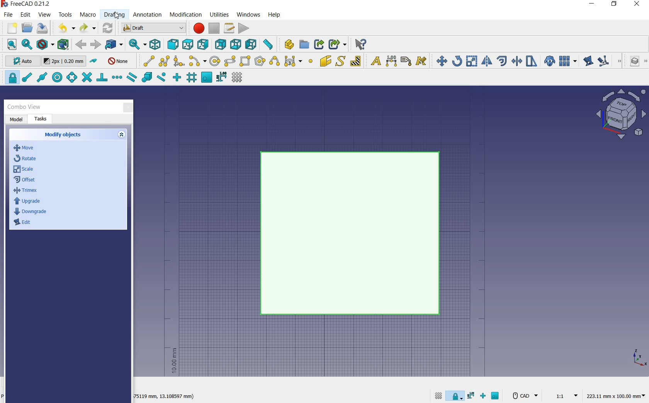  What do you see at coordinates (532, 62) in the screenshot?
I see `stretch` at bounding box center [532, 62].